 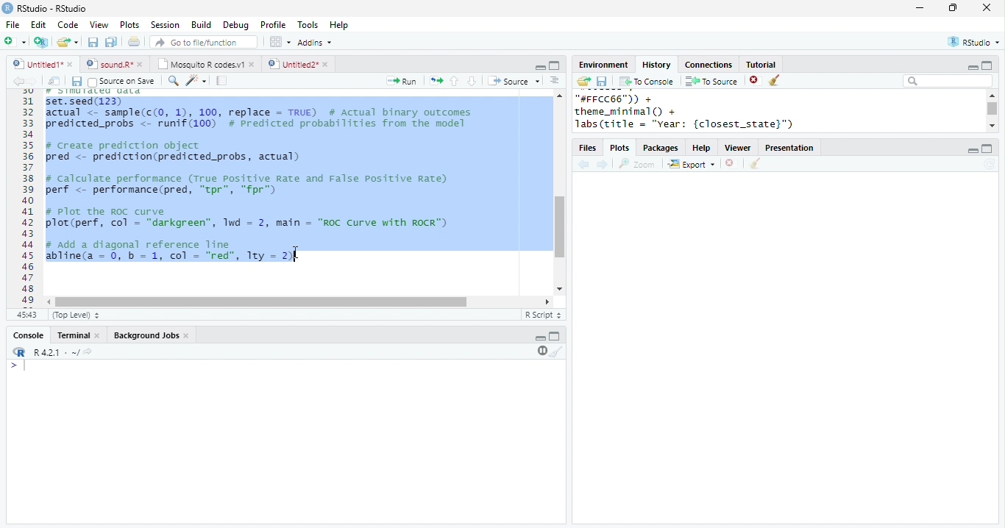 What do you see at coordinates (755, 164) in the screenshot?
I see `clear` at bounding box center [755, 164].